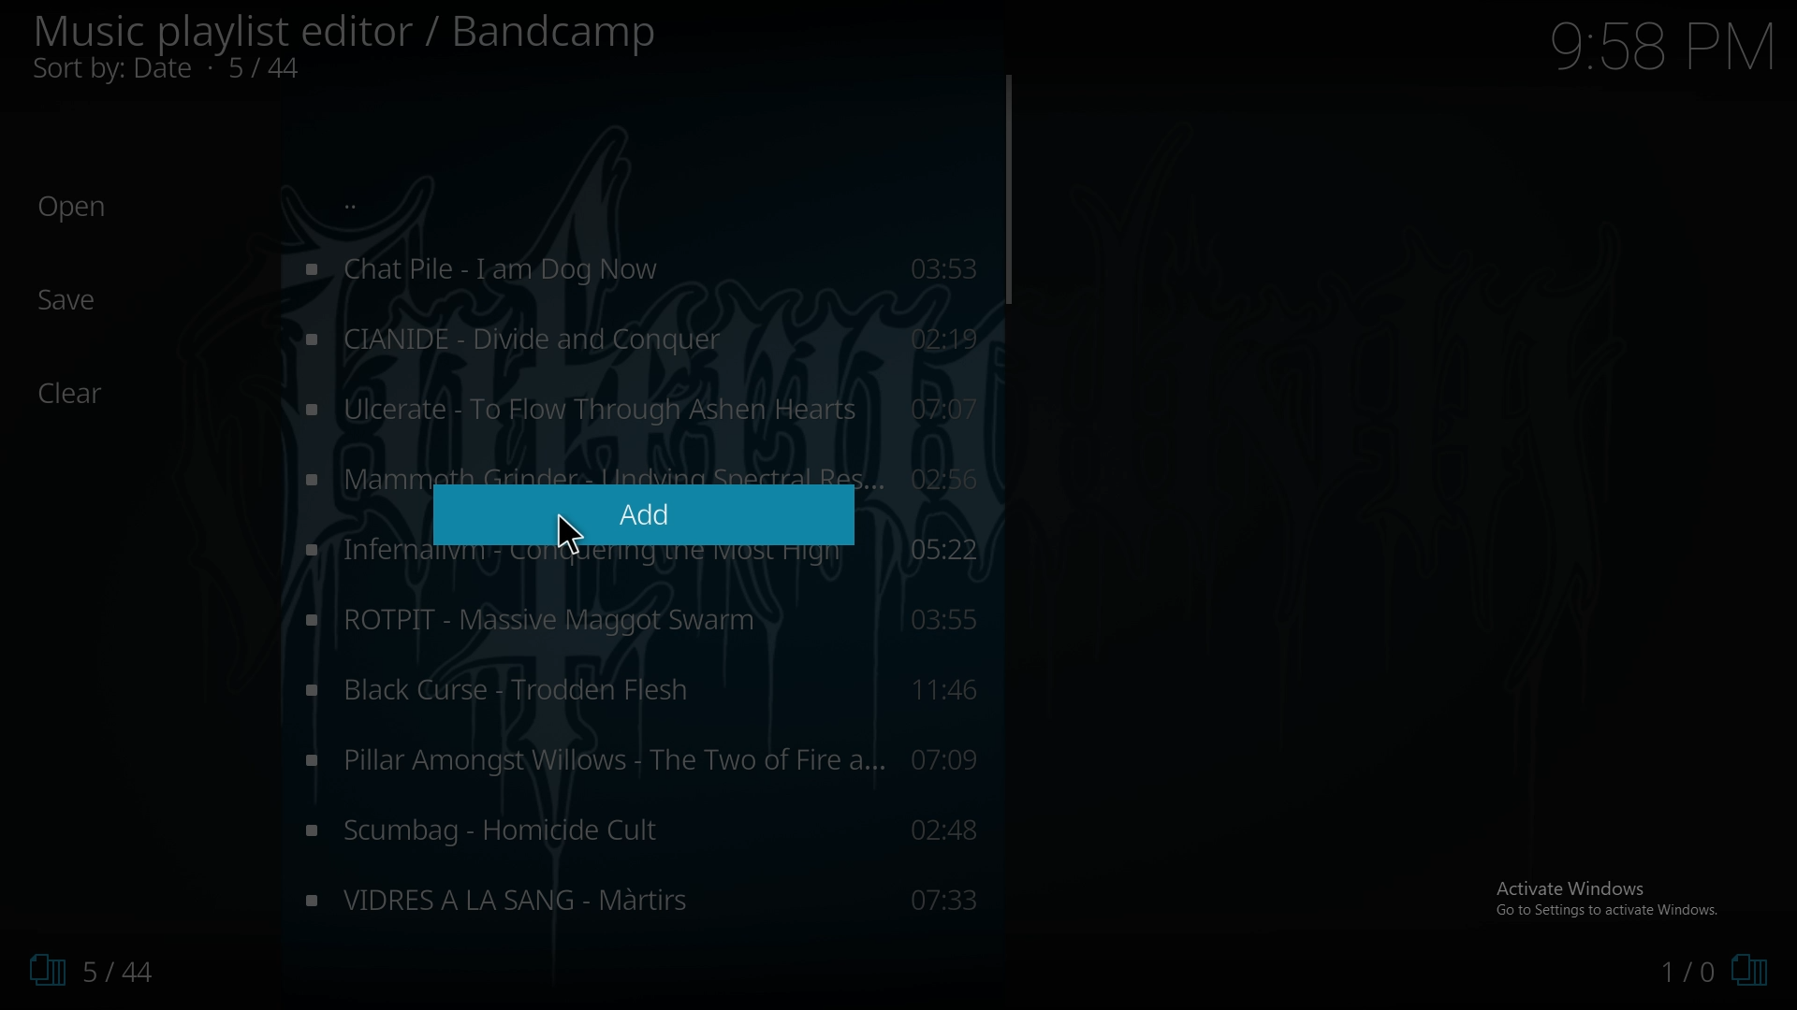  What do you see at coordinates (1611, 898) in the screenshot?
I see `Activate Windows, Go to settings to activate windows` at bounding box center [1611, 898].